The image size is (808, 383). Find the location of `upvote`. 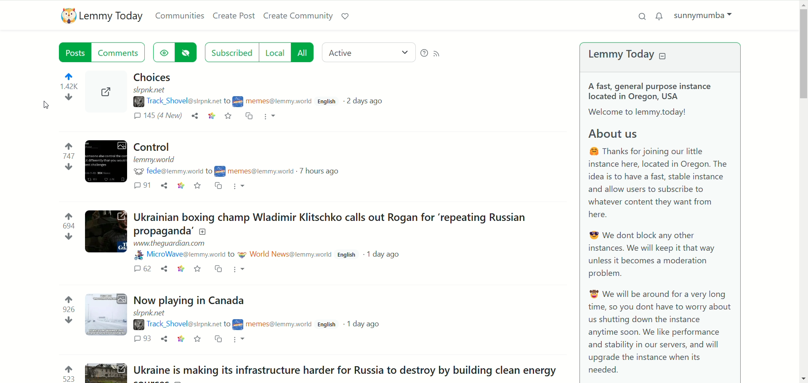

upvote is located at coordinates (71, 76).